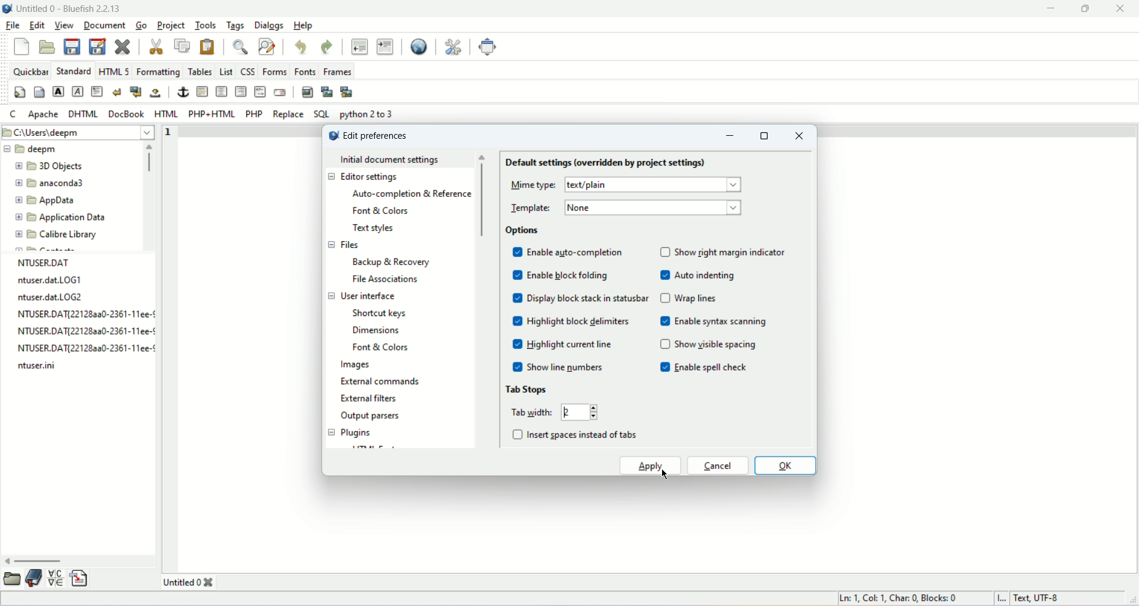 This screenshot has width=1139, height=606. Describe the element at coordinates (524, 231) in the screenshot. I see `options` at that location.